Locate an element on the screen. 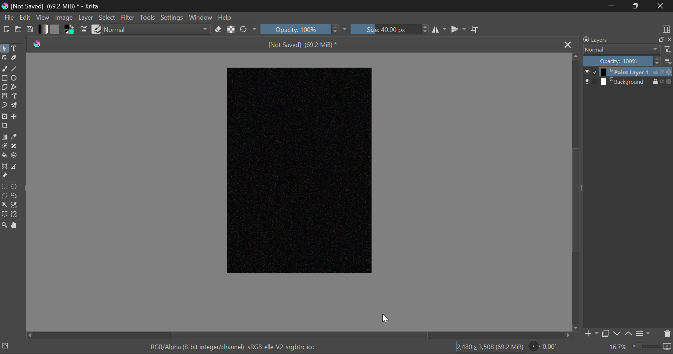 The image size is (673, 354). Brush Size is located at coordinates (389, 29).